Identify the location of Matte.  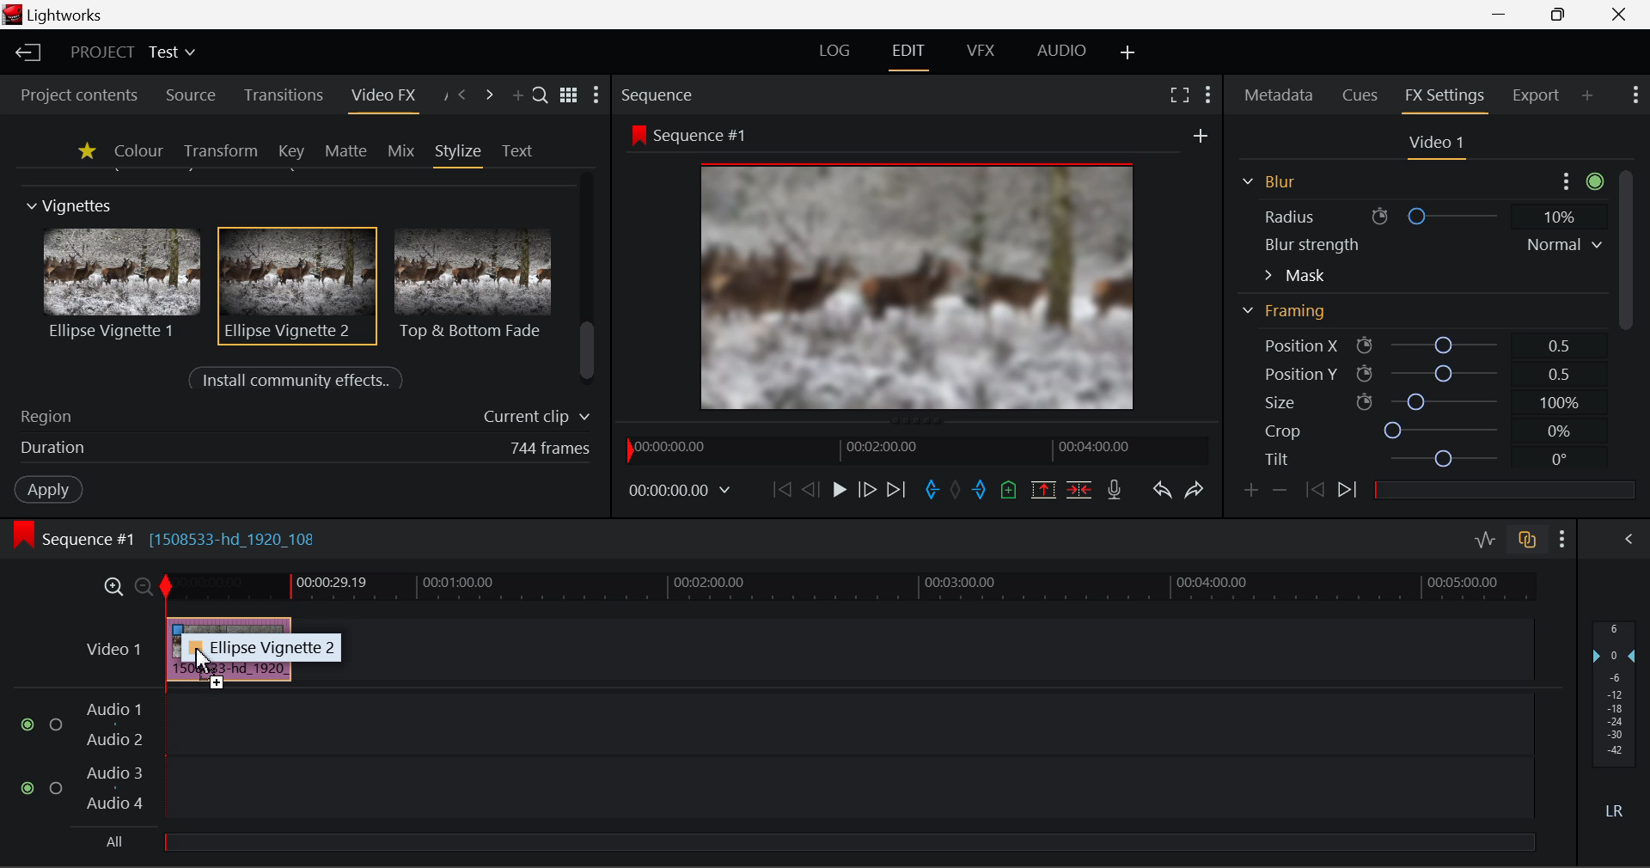
(346, 150).